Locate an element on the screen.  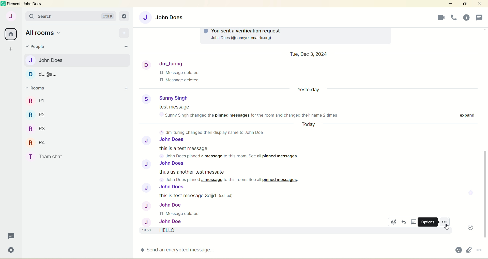
close is located at coordinates (479, 4).